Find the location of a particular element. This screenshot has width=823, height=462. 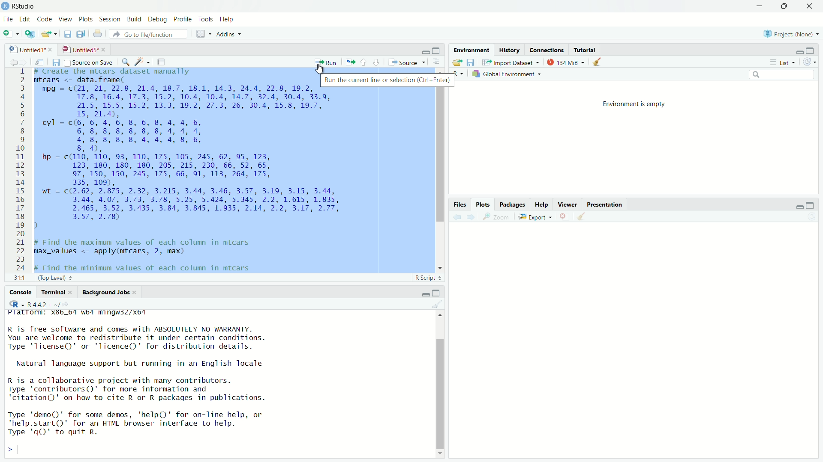

Tutorial is located at coordinates (586, 50).